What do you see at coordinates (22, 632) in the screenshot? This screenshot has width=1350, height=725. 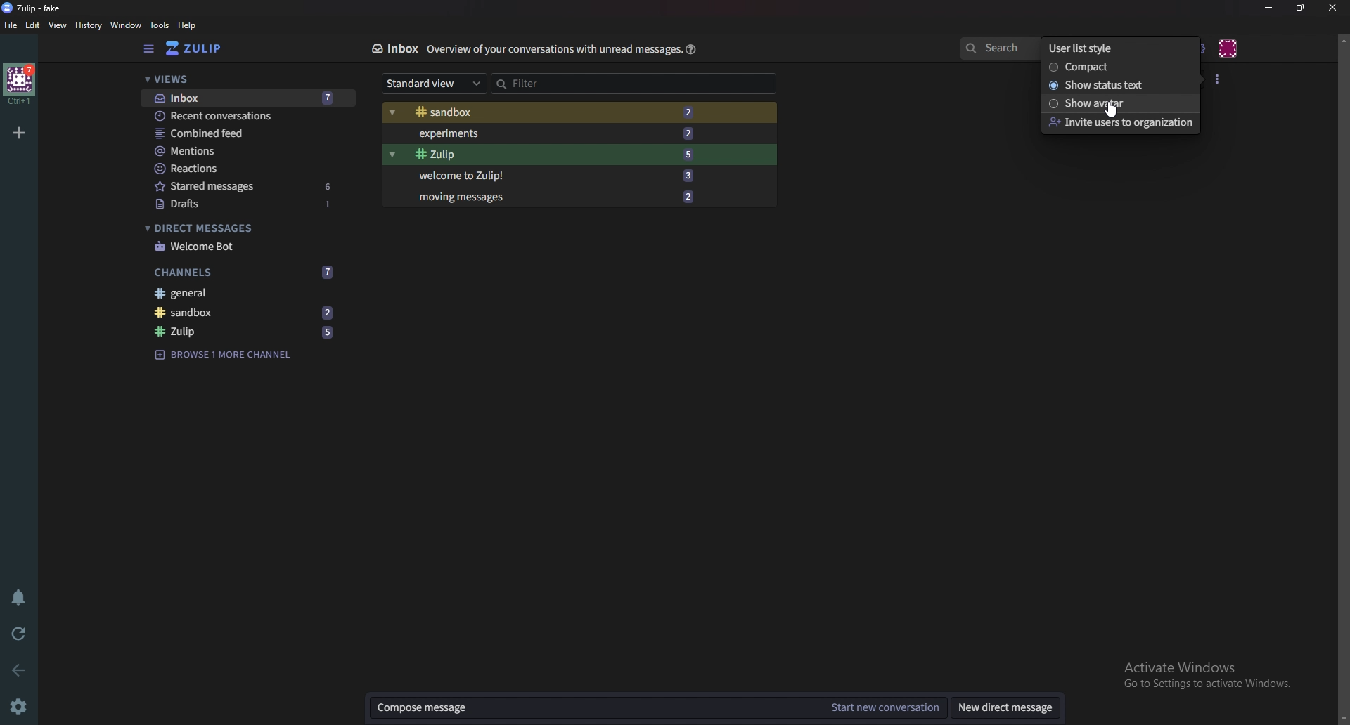 I see `Reload` at bounding box center [22, 632].